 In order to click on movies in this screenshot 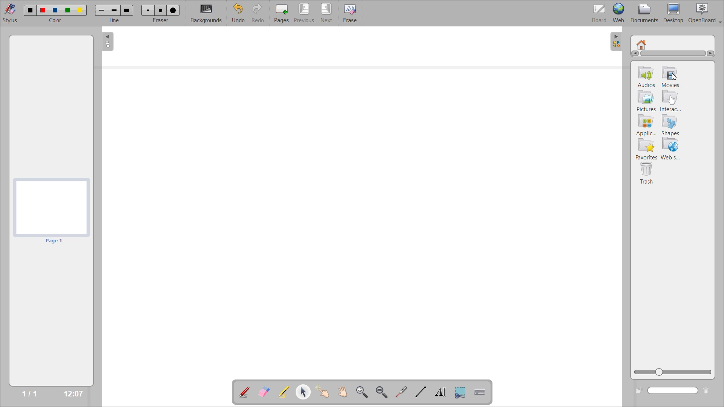, I will do `click(676, 84)`.